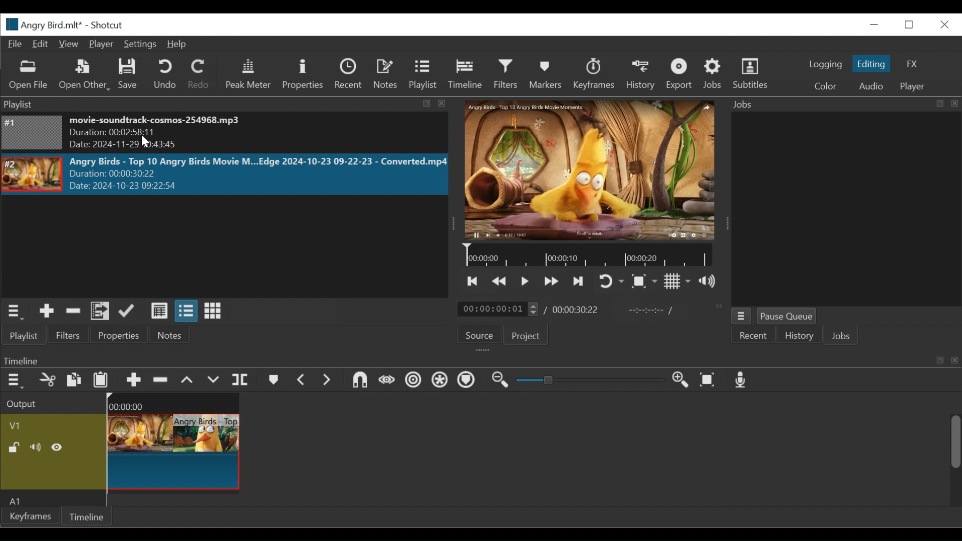 This screenshot has height=541, width=962. Describe the element at coordinates (240, 381) in the screenshot. I see `Split Playhead` at that location.